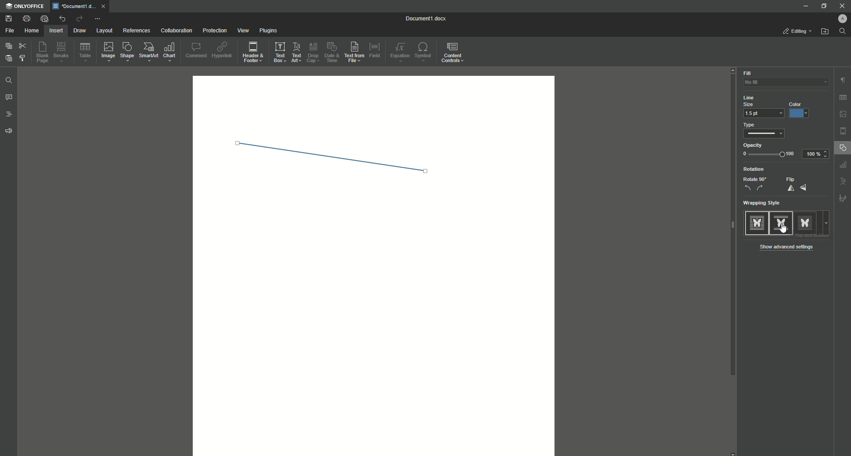 The width and height of the screenshot is (851, 456). I want to click on Line Size, so click(757, 100).